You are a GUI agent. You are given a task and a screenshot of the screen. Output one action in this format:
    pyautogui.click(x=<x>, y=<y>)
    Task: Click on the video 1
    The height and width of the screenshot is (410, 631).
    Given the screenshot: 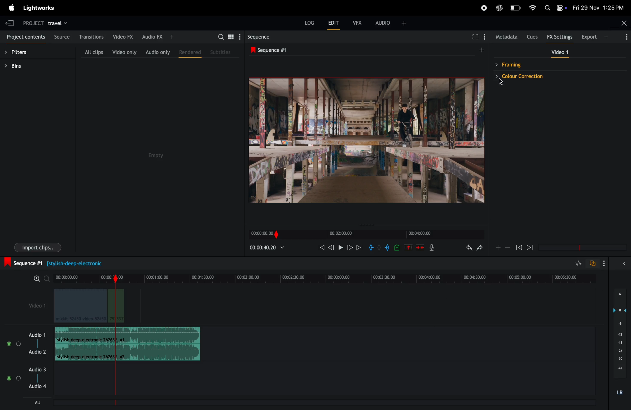 What is the action you would take?
    pyautogui.click(x=34, y=304)
    